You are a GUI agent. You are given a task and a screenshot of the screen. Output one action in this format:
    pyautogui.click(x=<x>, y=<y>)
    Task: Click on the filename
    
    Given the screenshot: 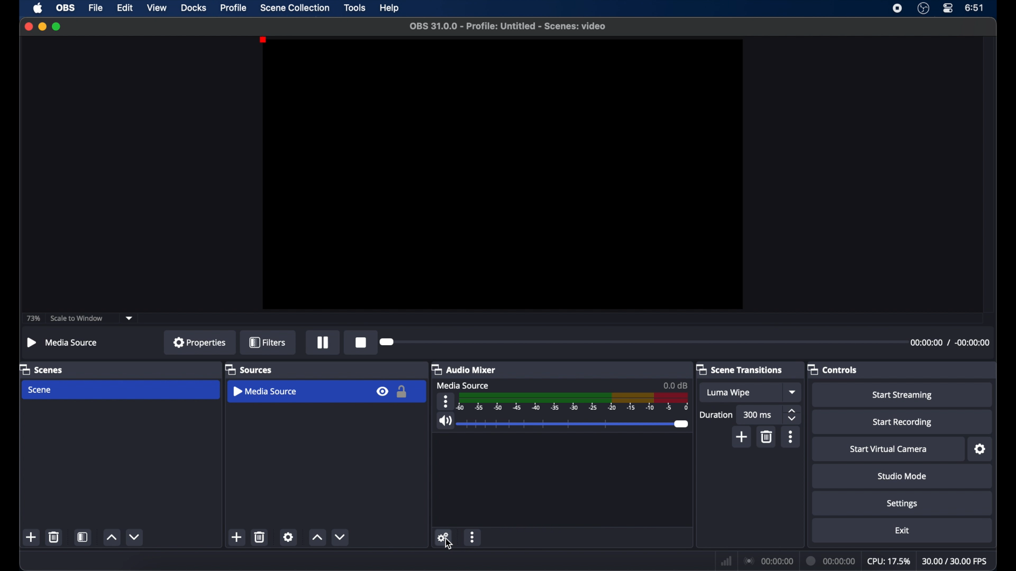 What is the action you would take?
    pyautogui.click(x=509, y=26)
    